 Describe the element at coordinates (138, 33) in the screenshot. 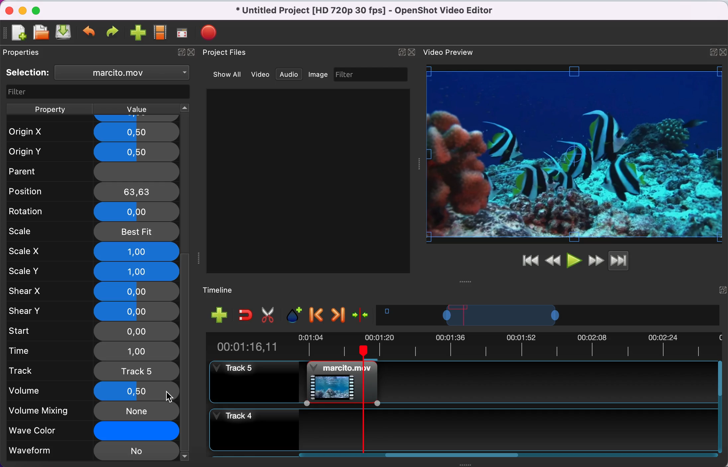

I see `import file` at that location.